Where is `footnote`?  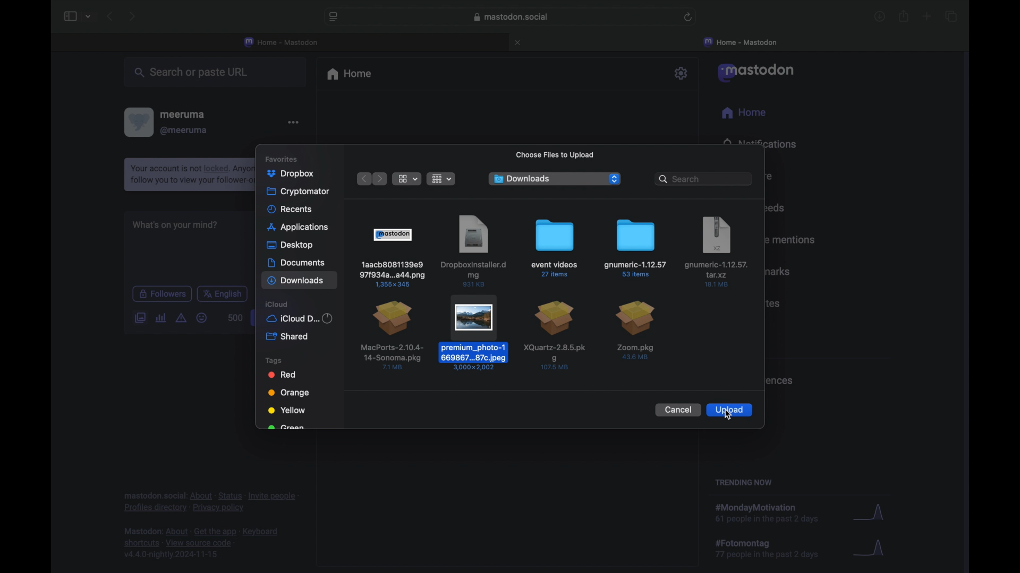 footnote is located at coordinates (201, 544).